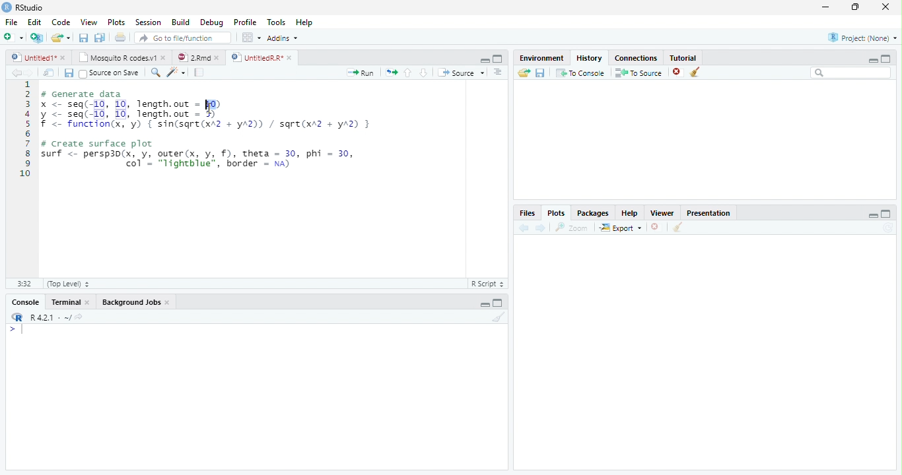  Describe the element at coordinates (168, 302) in the screenshot. I see `Close` at that location.